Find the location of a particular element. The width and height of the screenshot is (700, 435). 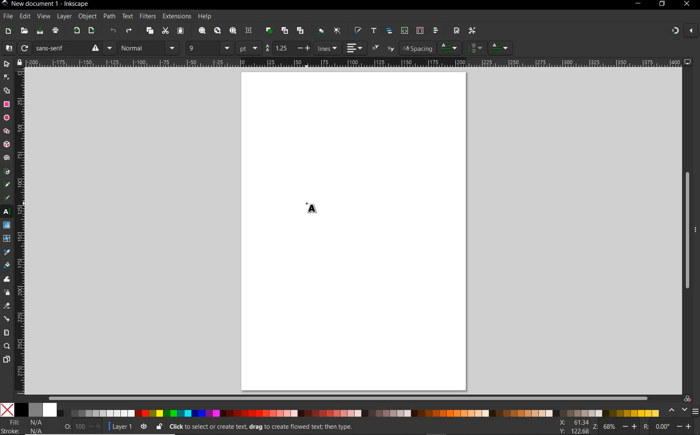

canvas is located at coordinates (354, 230).